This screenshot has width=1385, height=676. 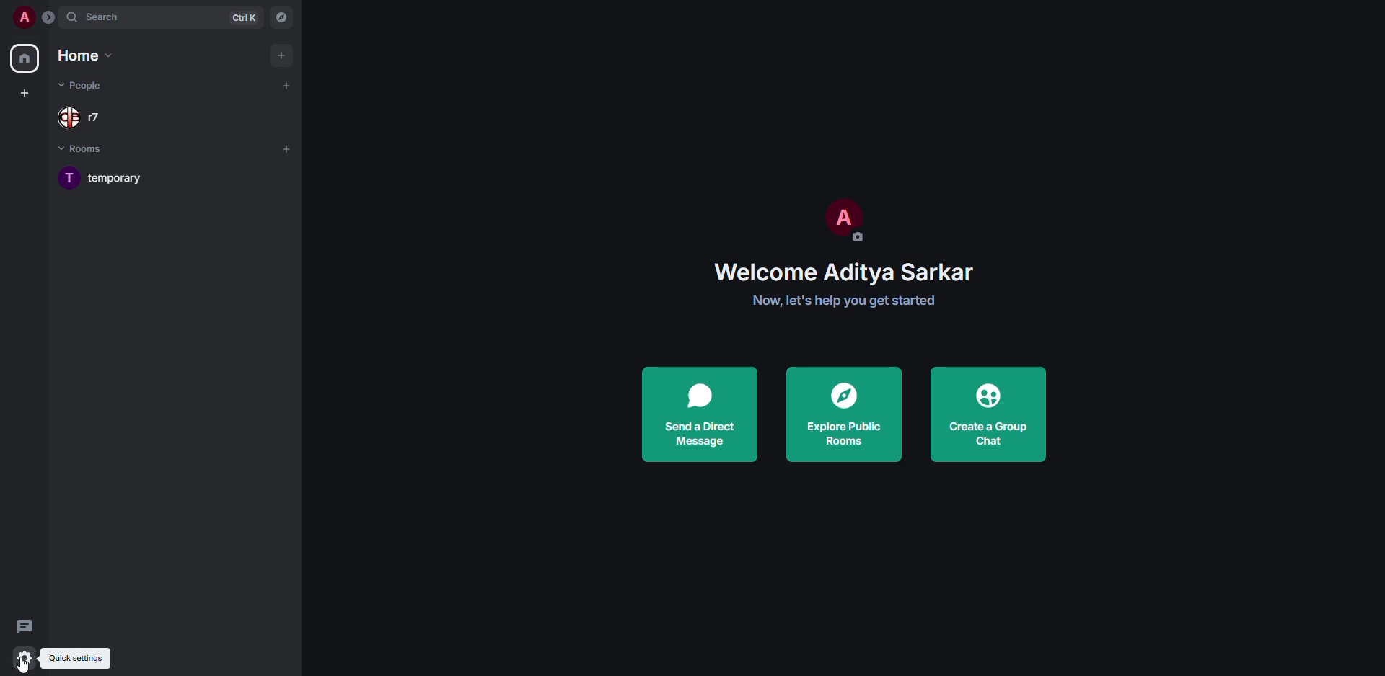 I want to click on create space, so click(x=27, y=90).